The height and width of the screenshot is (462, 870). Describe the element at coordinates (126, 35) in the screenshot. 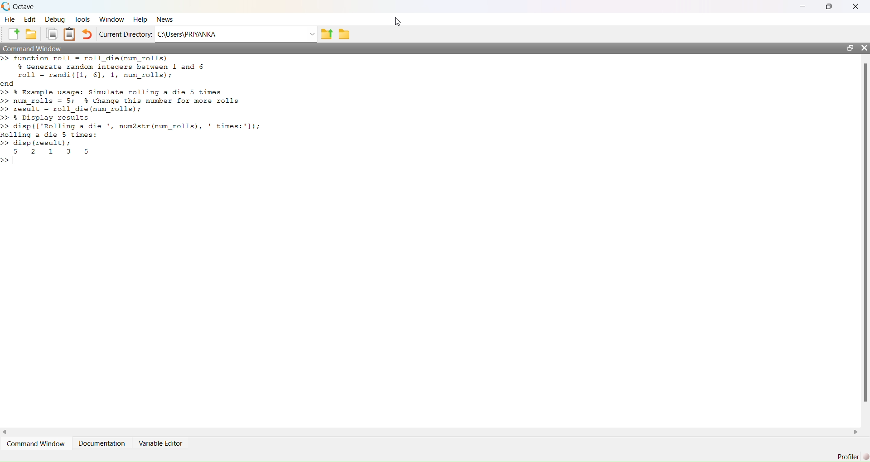

I see `Current Directory:` at that location.